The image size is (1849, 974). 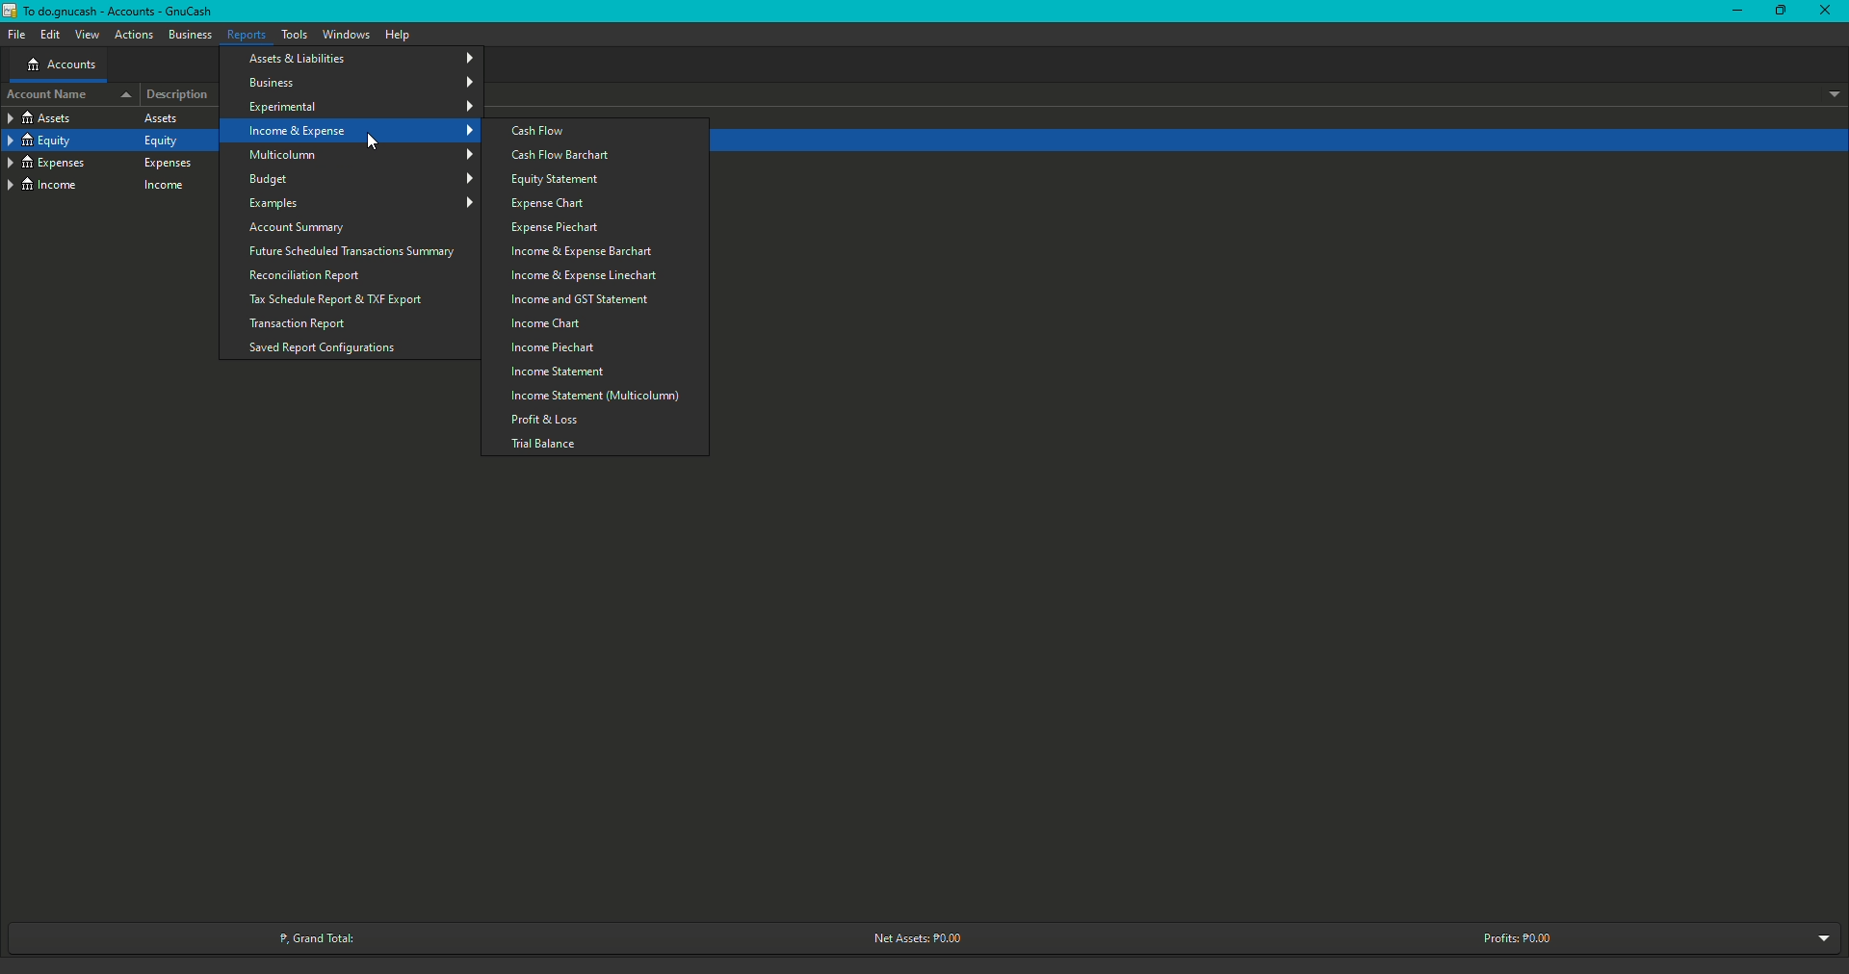 What do you see at coordinates (67, 94) in the screenshot?
I see `Account name` at bounding box center [67, 94].